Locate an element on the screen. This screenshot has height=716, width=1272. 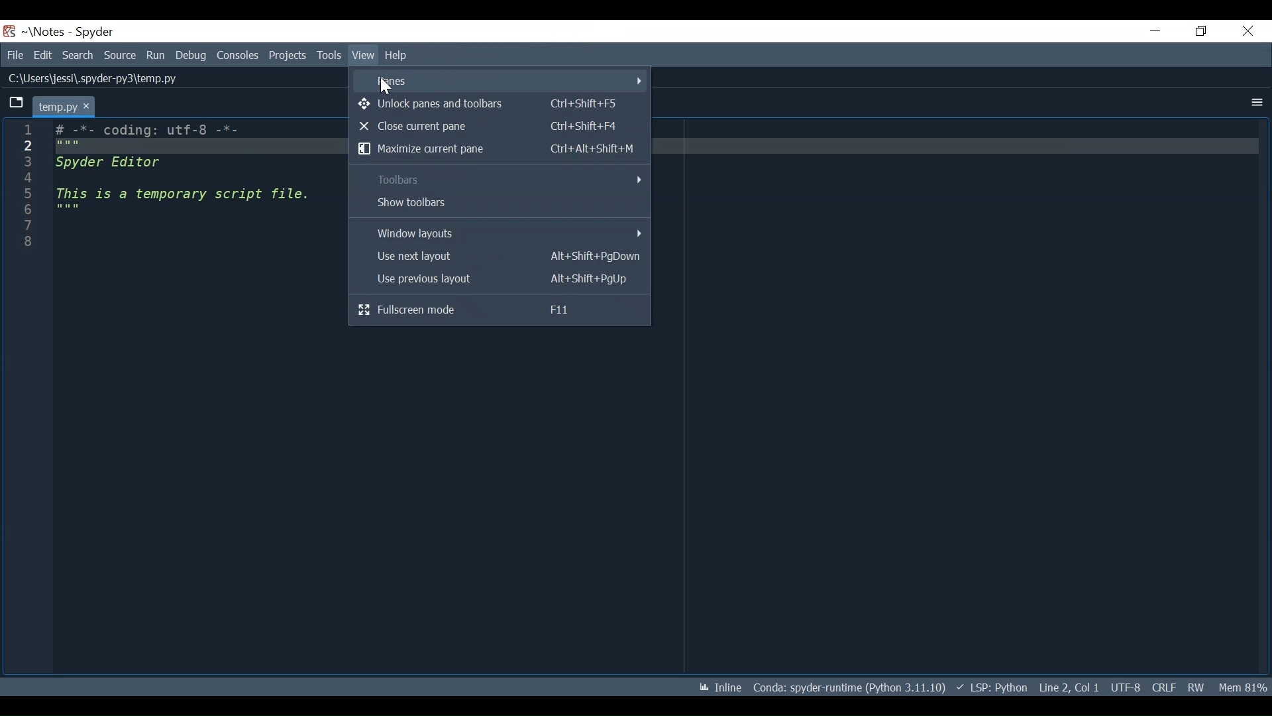
RW is located at coordinates (1197, 687).